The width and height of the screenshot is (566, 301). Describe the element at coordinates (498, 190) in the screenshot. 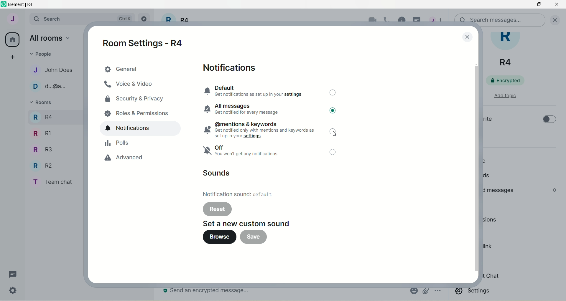

I see `pinned messages` at that location.